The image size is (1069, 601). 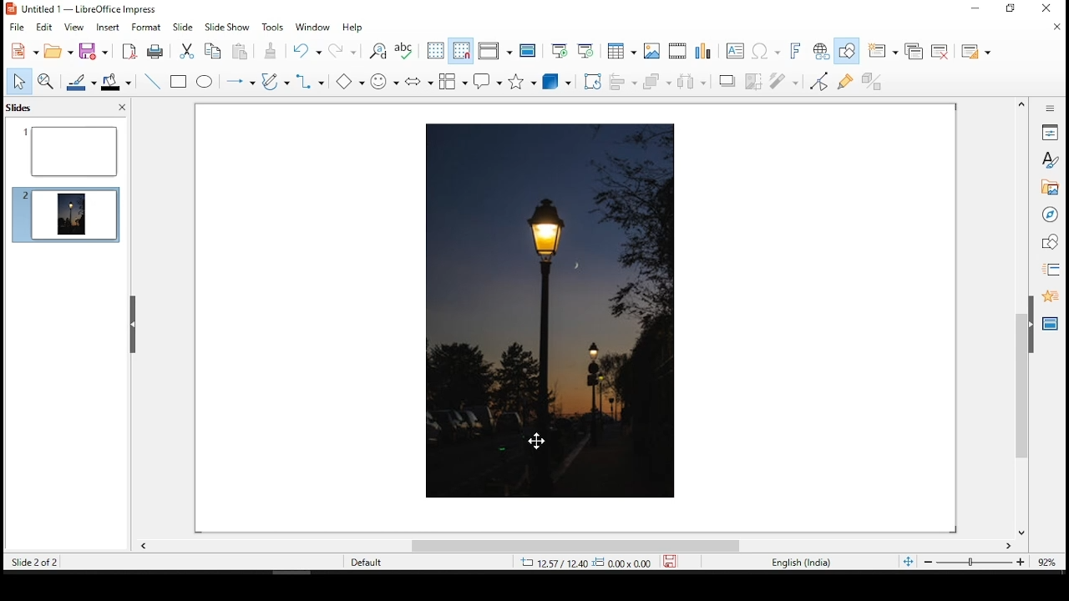 I want to click on Default, so click(x=367, y=562).